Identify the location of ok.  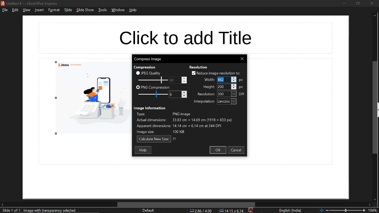
(218, 150).